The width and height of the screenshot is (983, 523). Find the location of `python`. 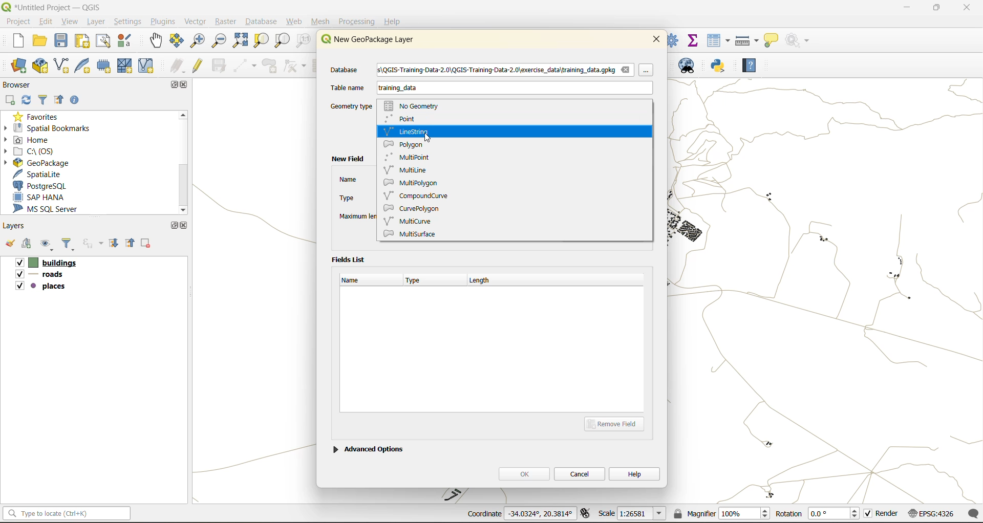

python is located at coordinates (718, 67).